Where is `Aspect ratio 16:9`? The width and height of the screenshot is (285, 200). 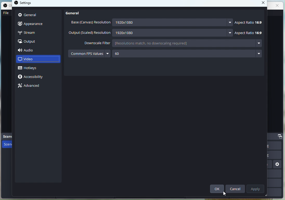 Aspect ratio 16:9 is located at coordinates (249, 33).